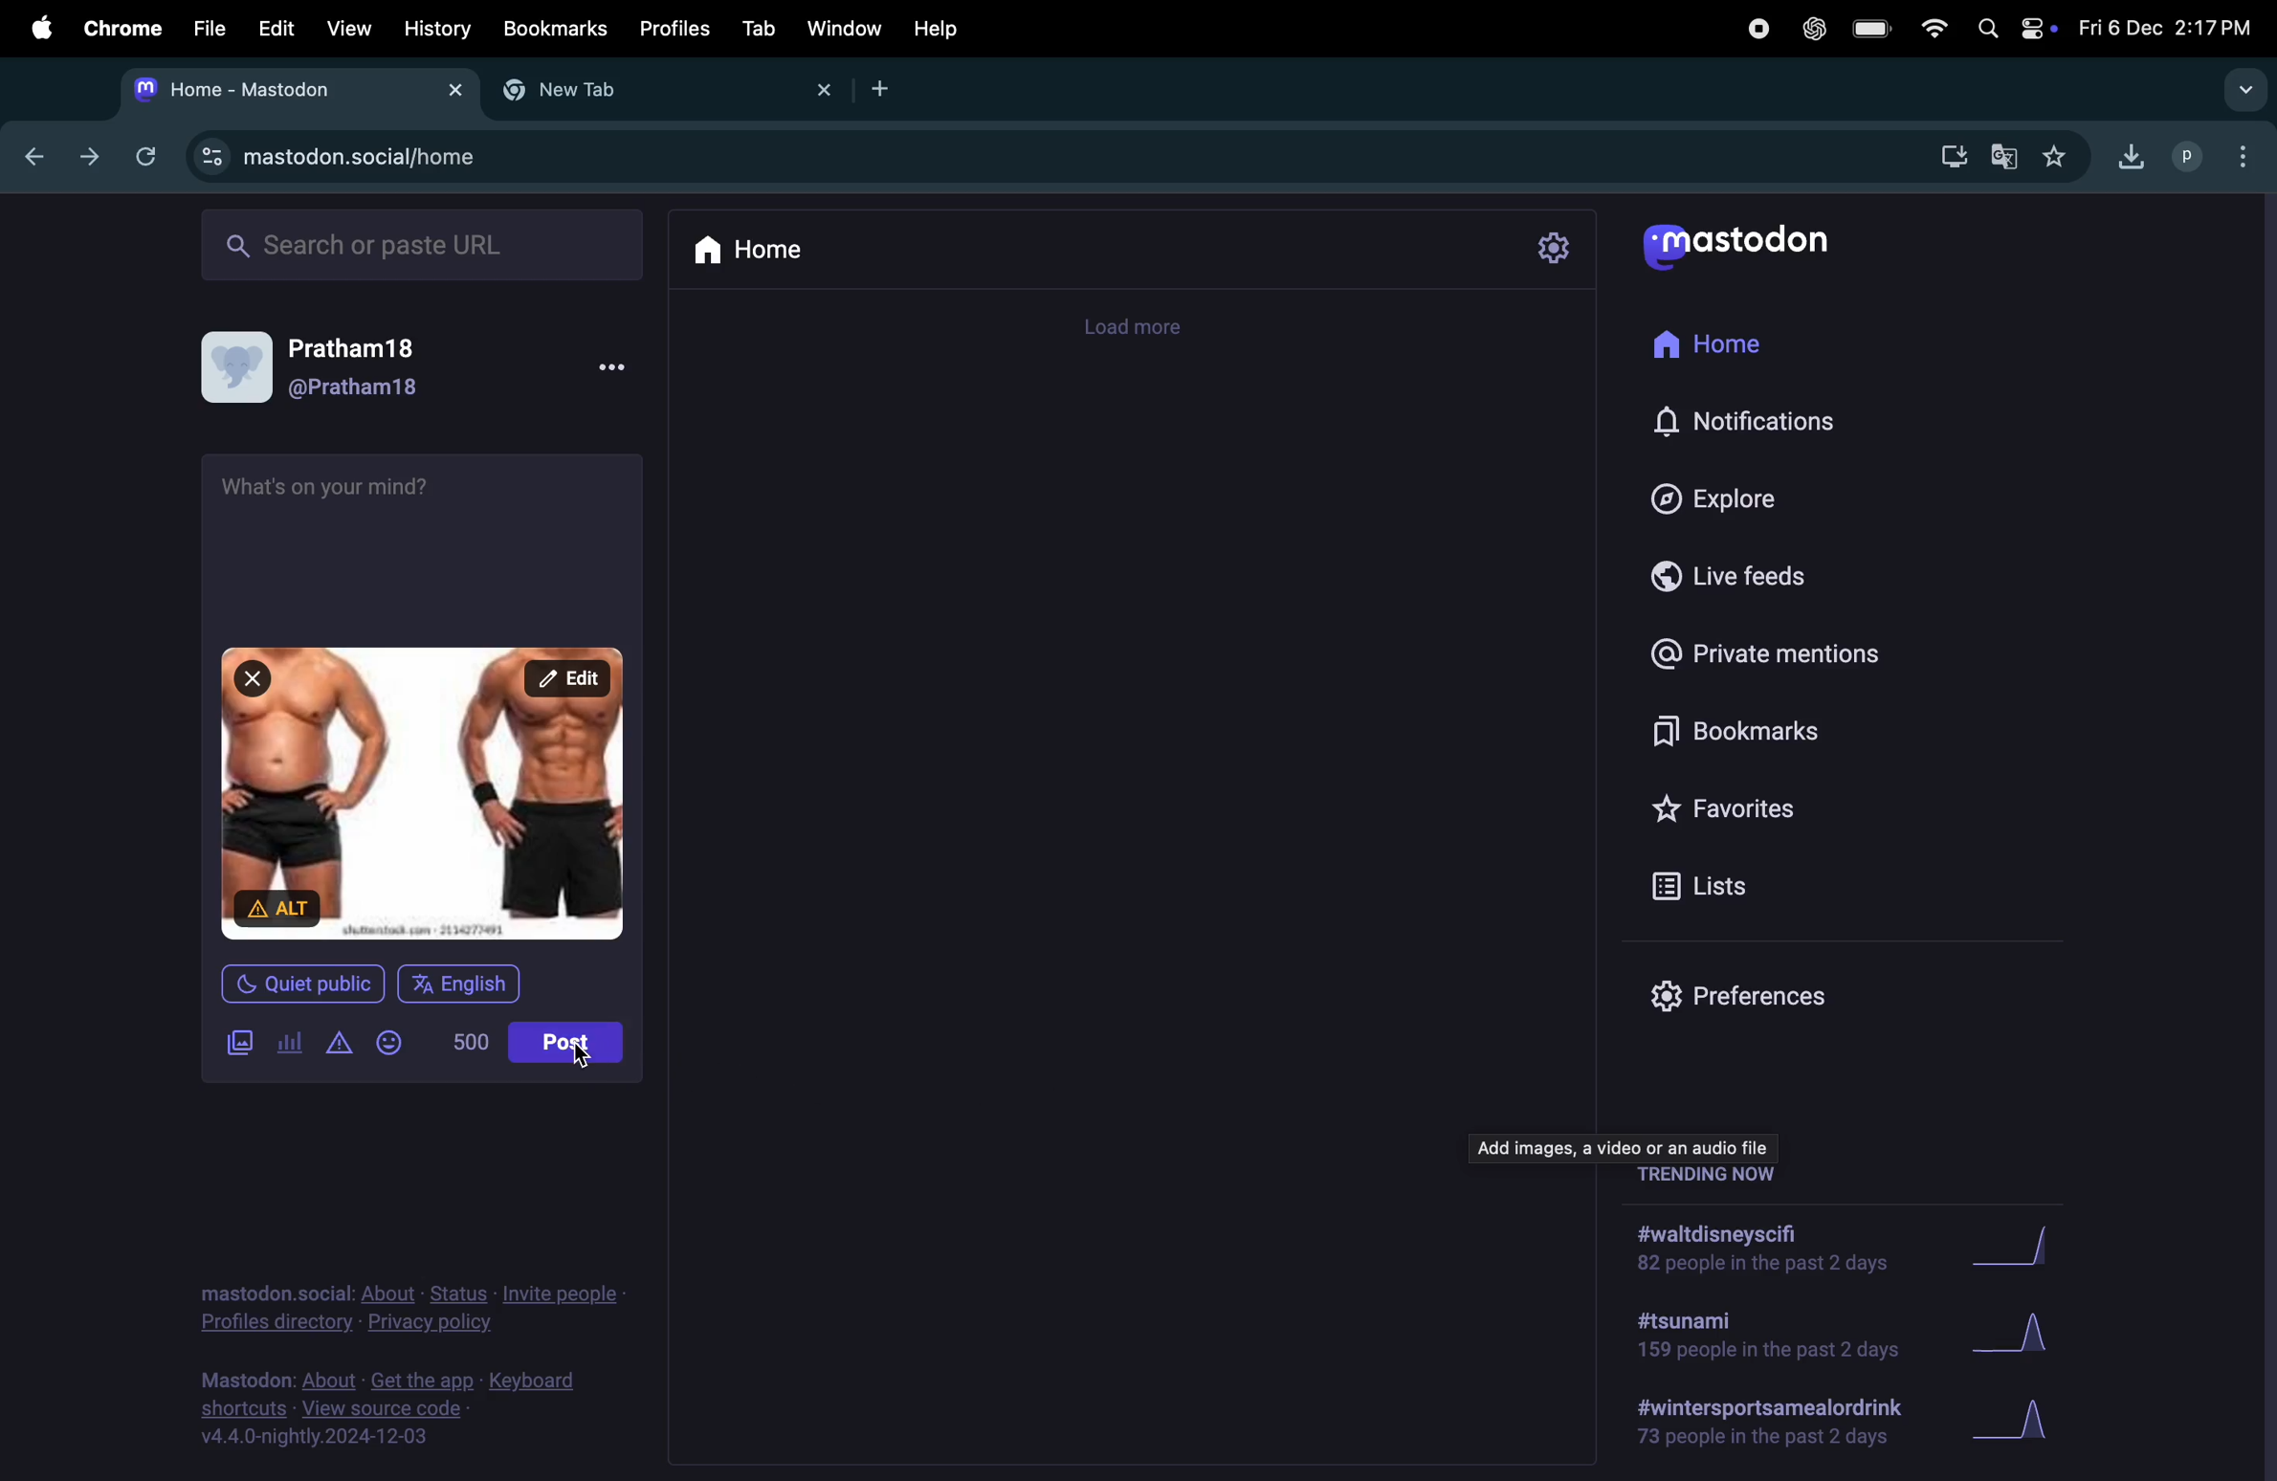  I want to click on home, so click(1734, 352).